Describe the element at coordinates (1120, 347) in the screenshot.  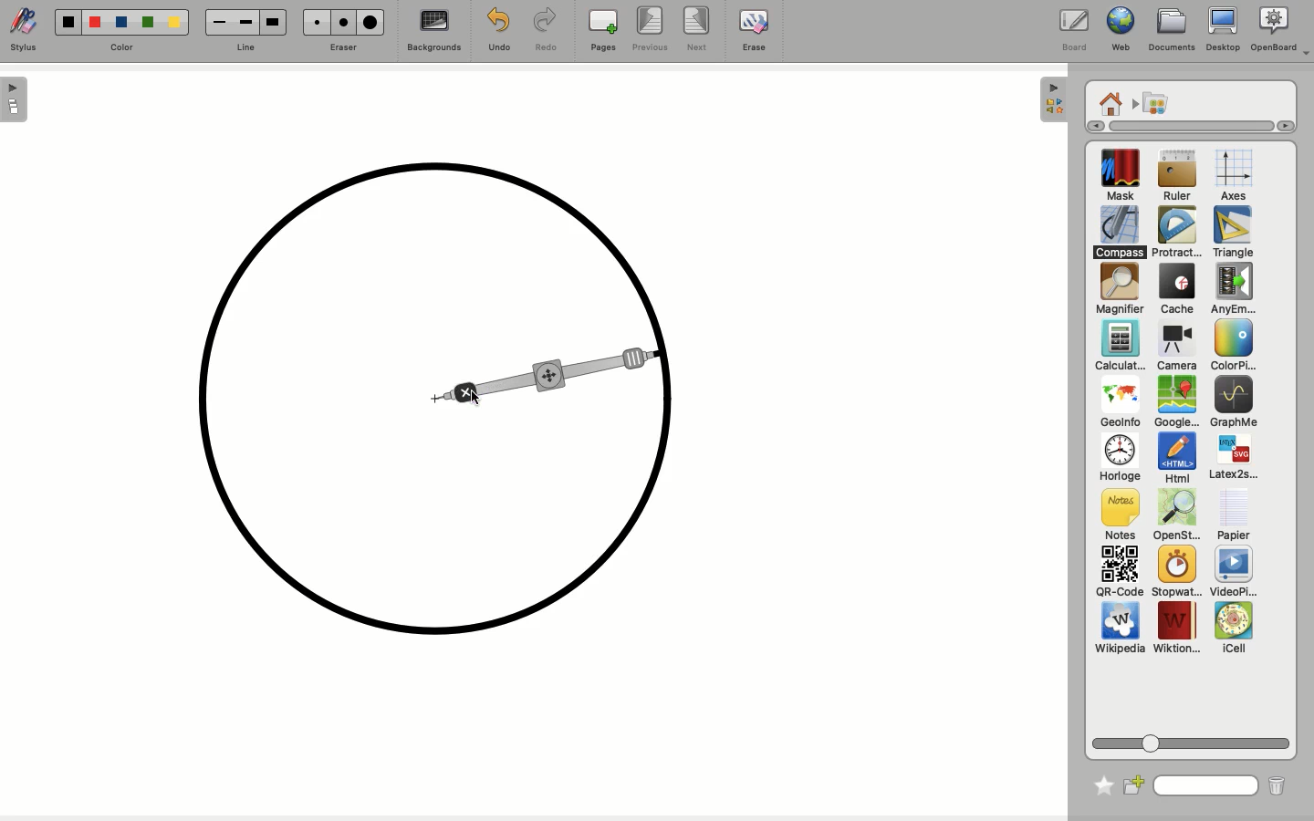
I see `Calculator` at that location.